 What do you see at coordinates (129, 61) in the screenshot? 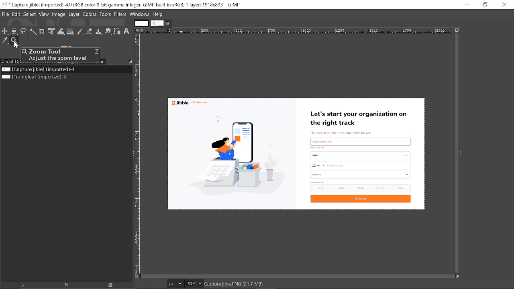
I see `Configure this tab` at bounding box center [129, 61].